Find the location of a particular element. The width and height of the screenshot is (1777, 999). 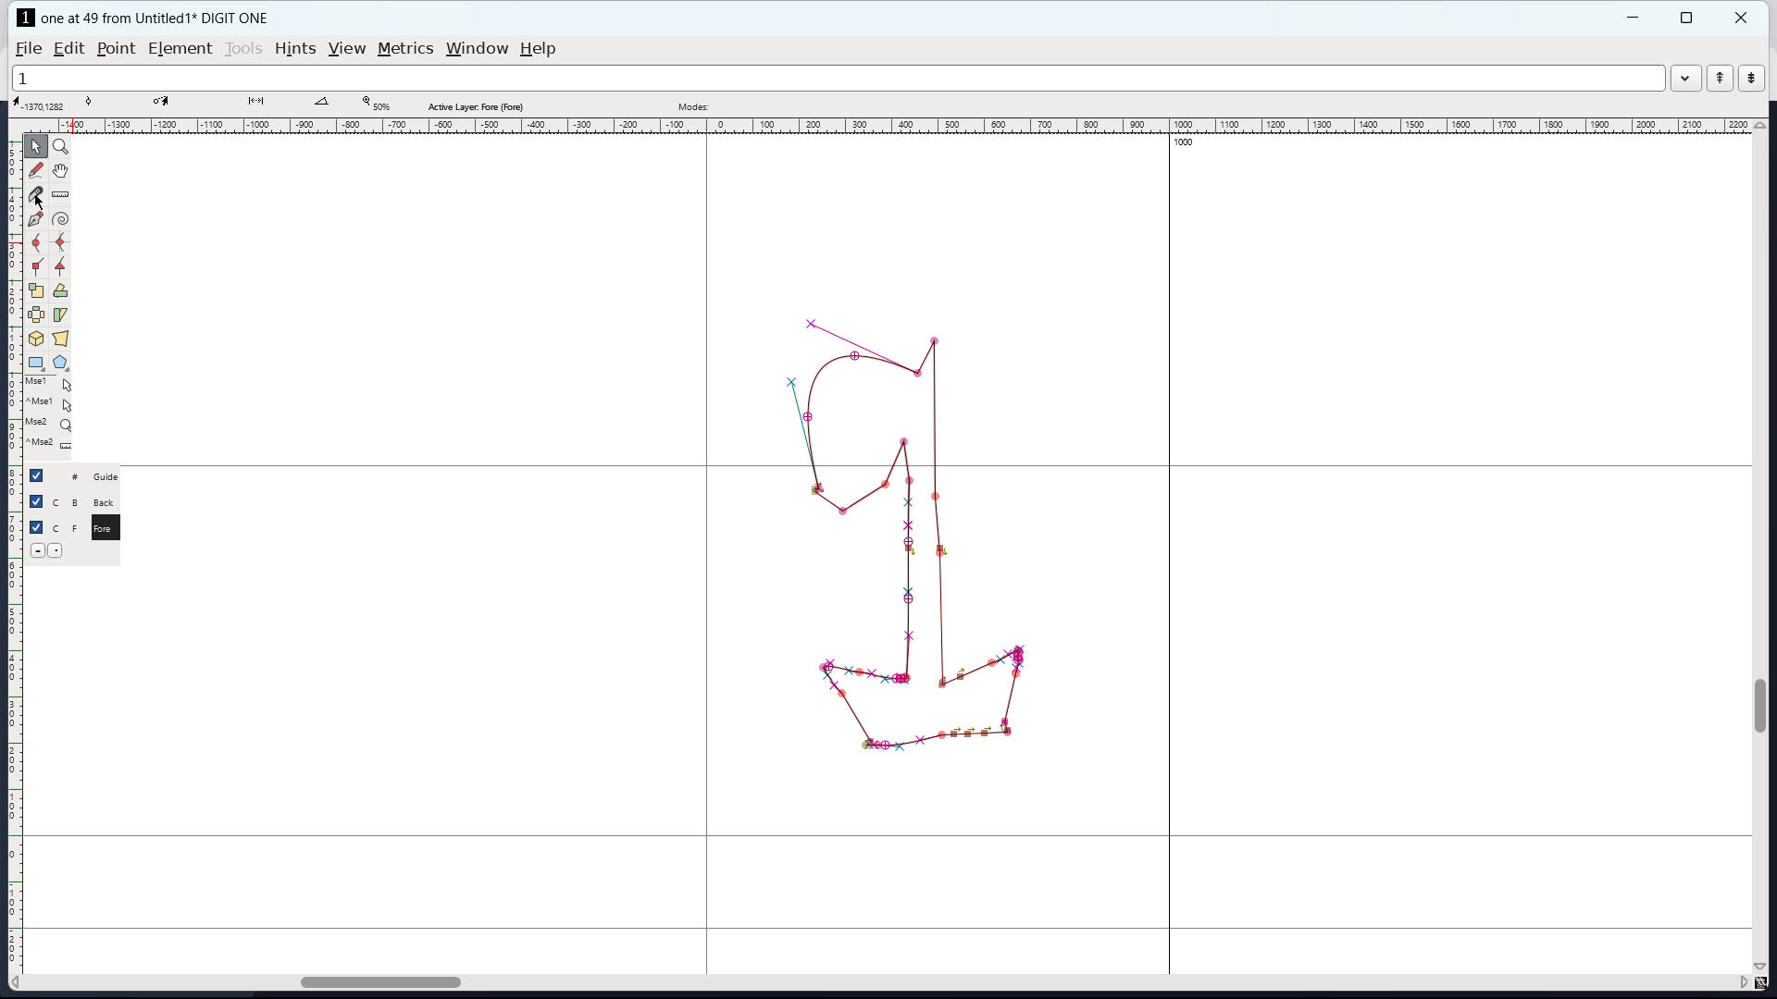

scroll by hand is located at coordinates (60, 171).